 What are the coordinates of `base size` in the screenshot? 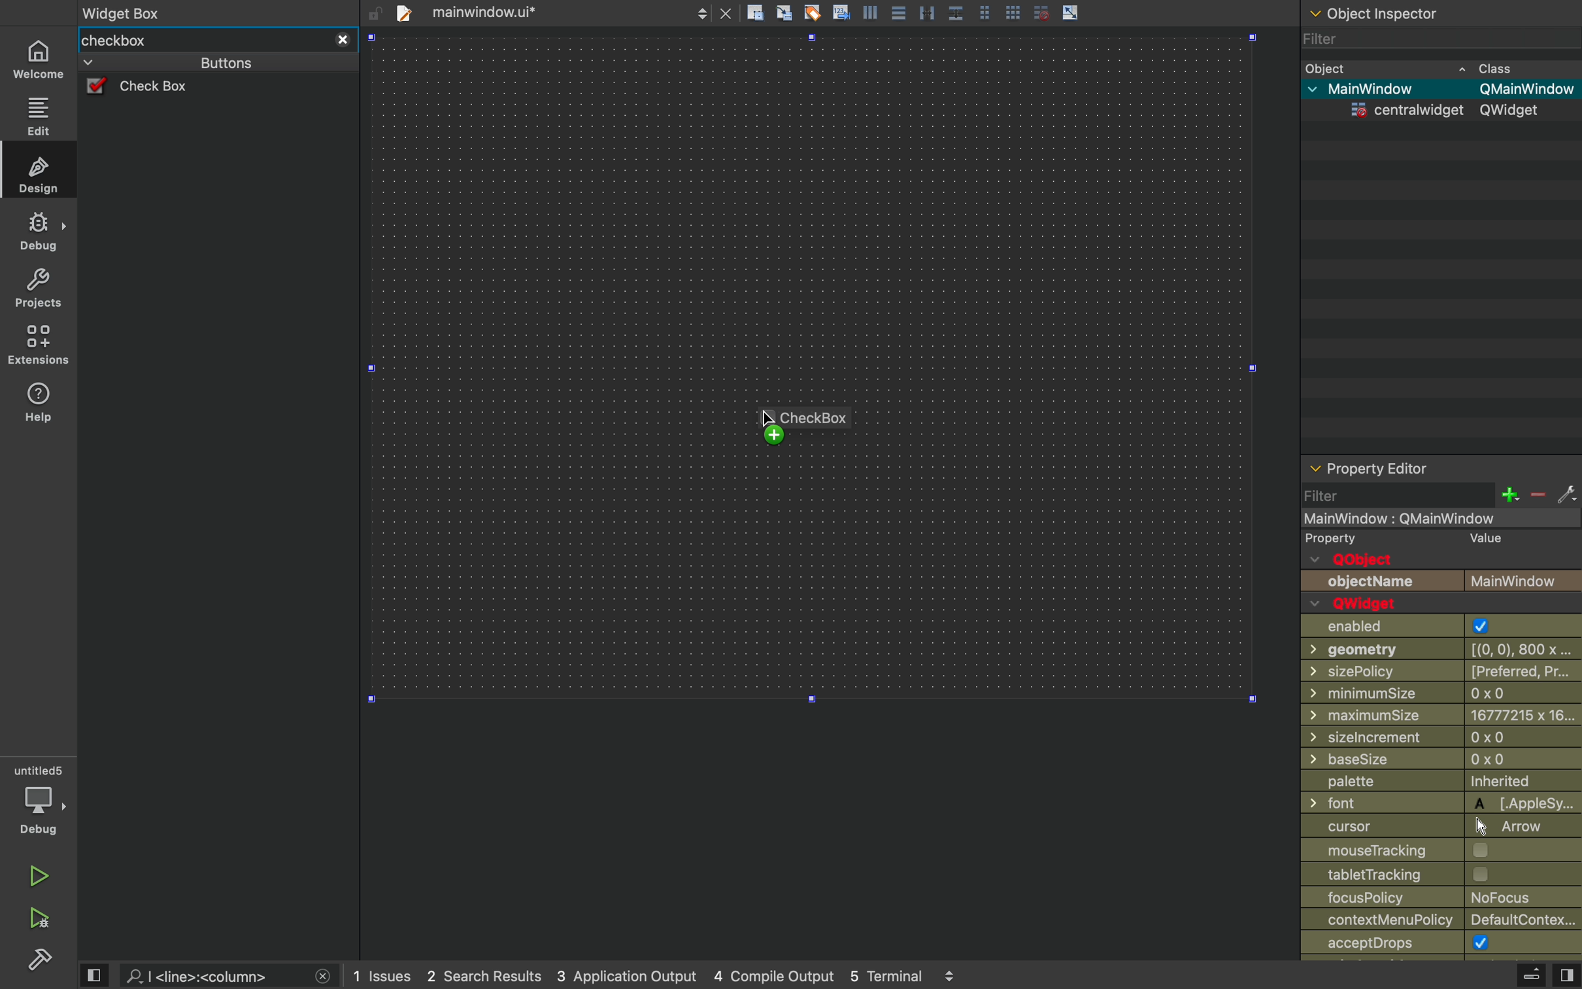 It's located at (1443, 761).